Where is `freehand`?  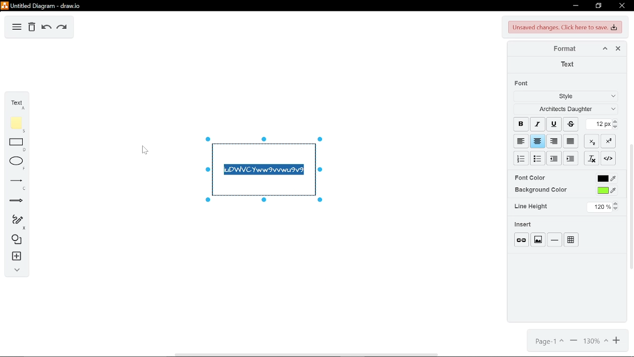
freehand is located at coordinates (15, 221).